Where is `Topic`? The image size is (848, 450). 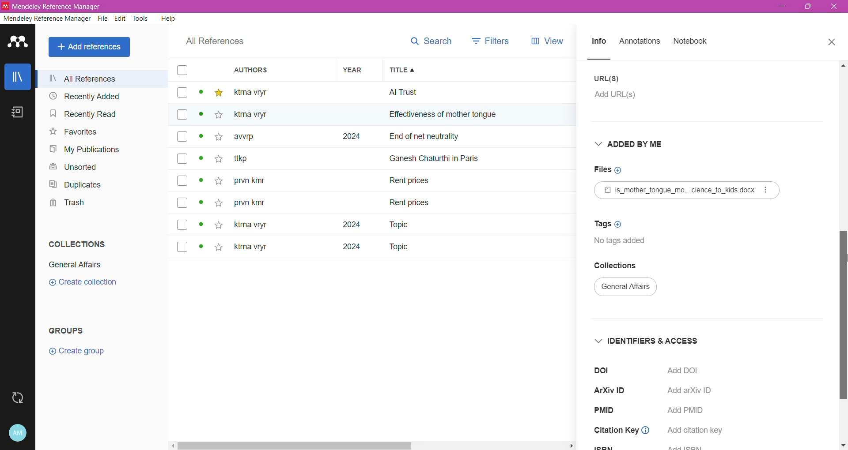 Topic is located at coordinates (397, 247).